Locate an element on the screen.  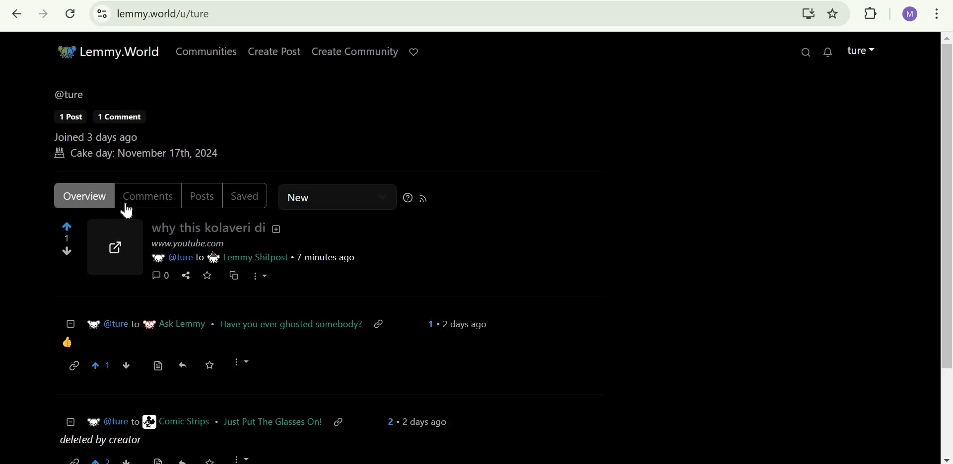
upvote is located at coordinates (65, 226).